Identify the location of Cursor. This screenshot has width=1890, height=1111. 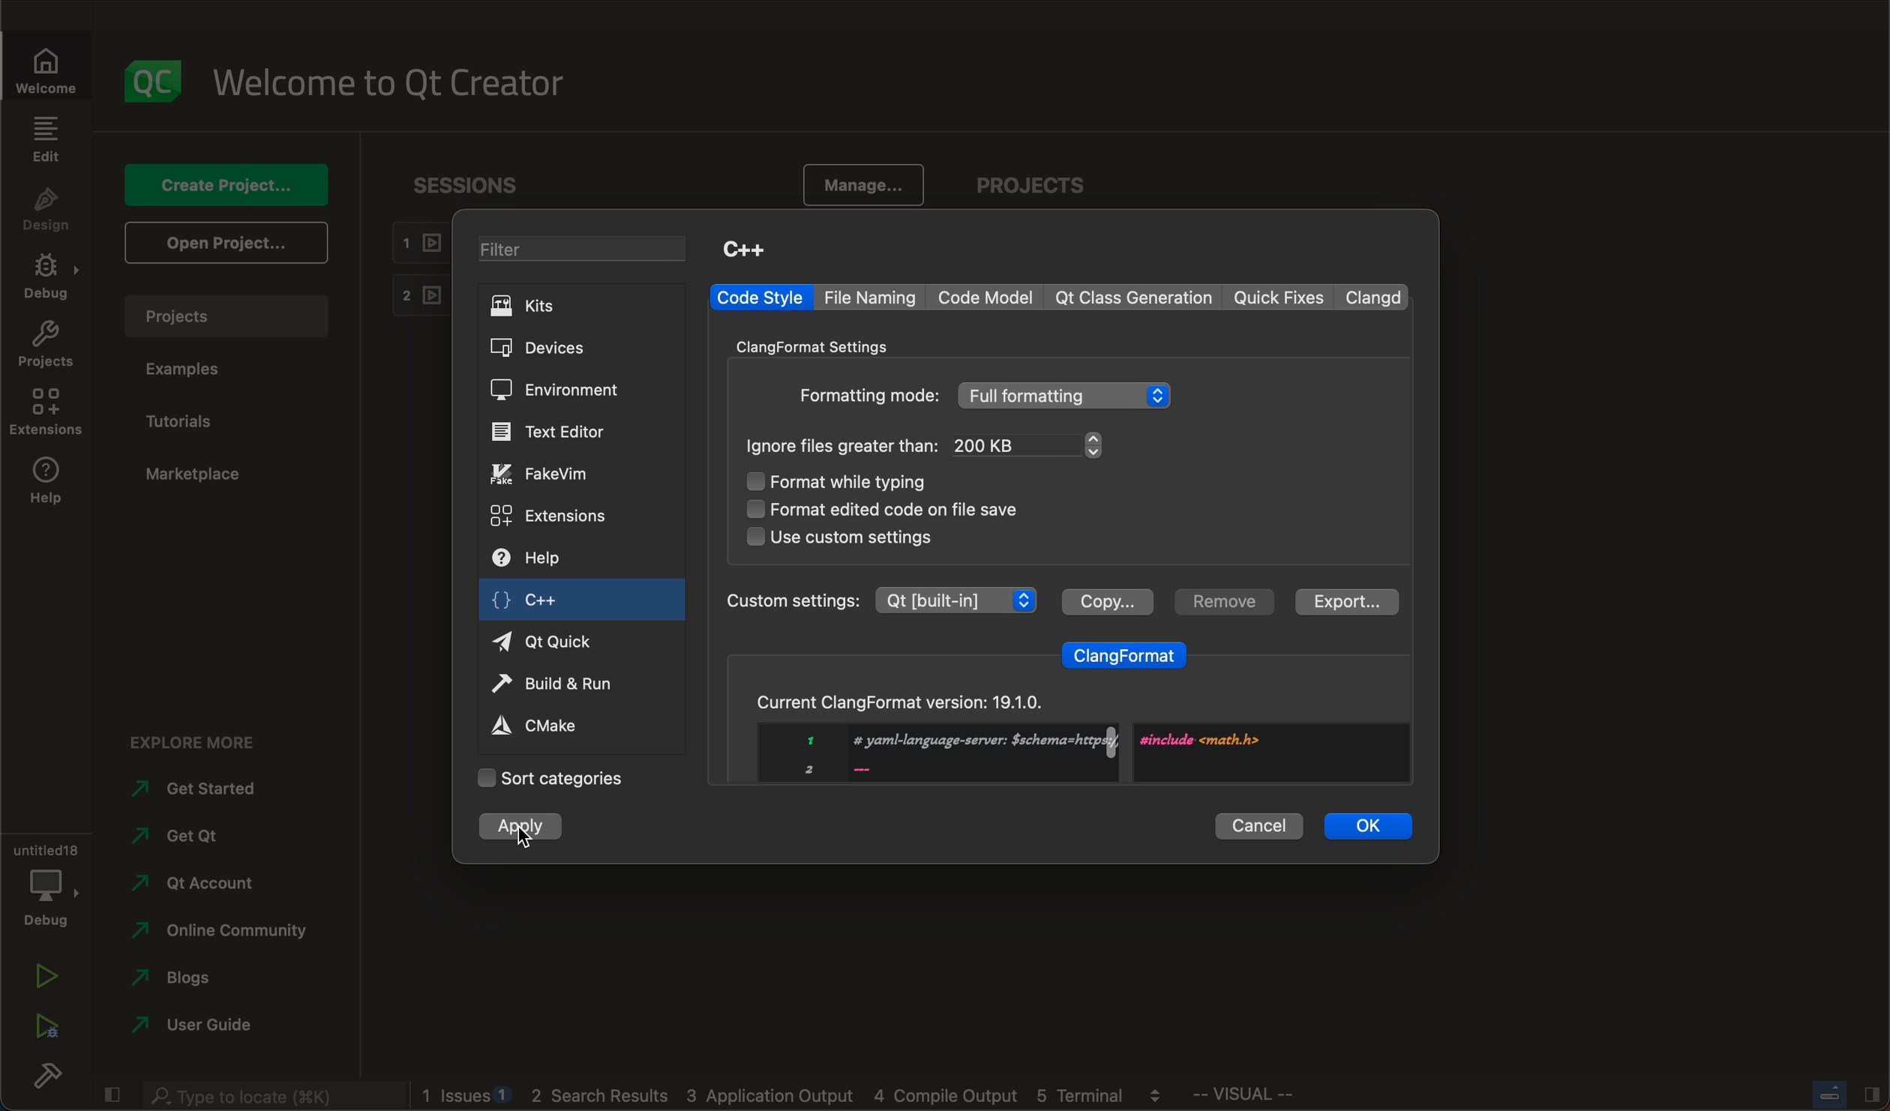
(523, 837).